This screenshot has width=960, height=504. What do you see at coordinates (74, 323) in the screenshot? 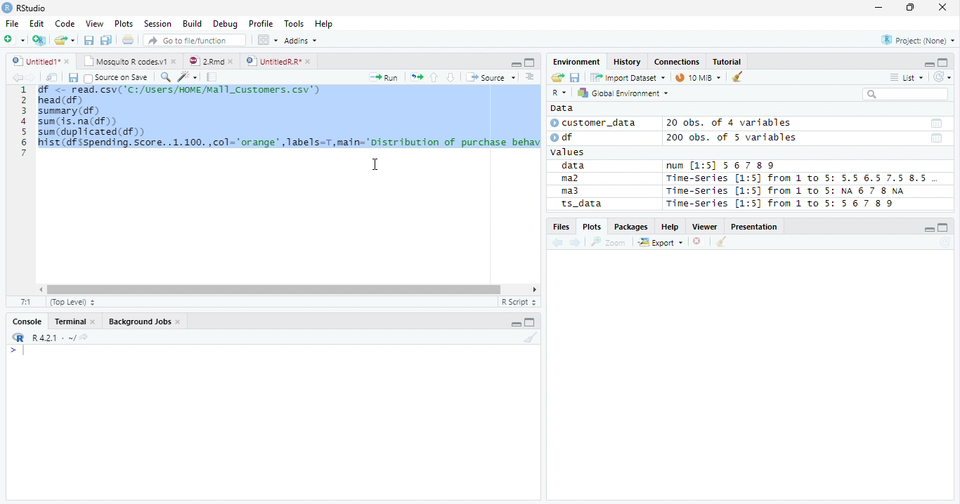
I see `Terminal` at bounding box center [74, 323].